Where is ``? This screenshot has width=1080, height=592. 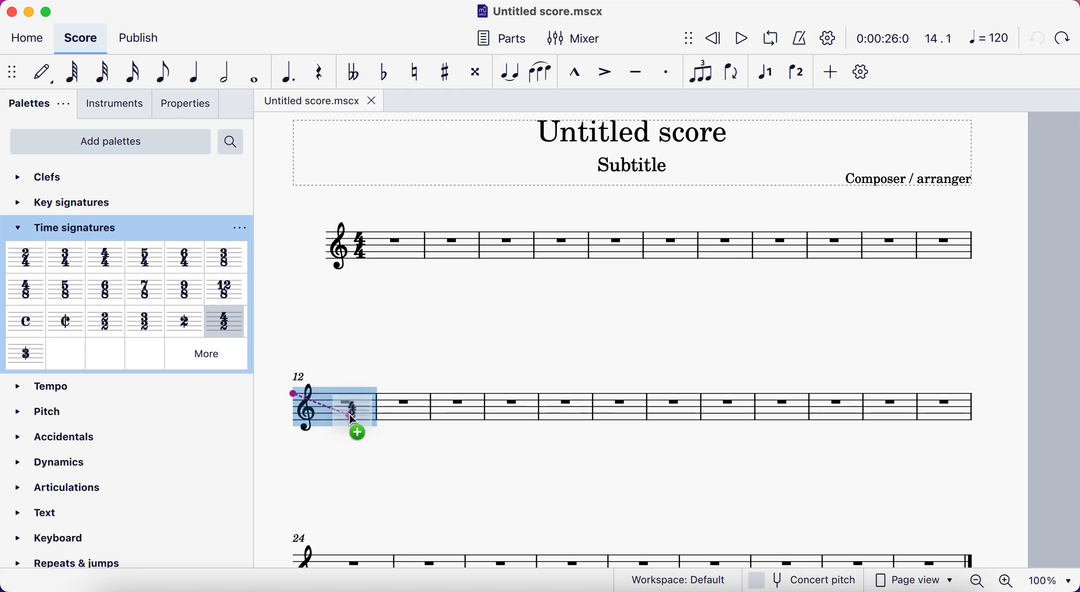  is located at coordinates (54, 436).